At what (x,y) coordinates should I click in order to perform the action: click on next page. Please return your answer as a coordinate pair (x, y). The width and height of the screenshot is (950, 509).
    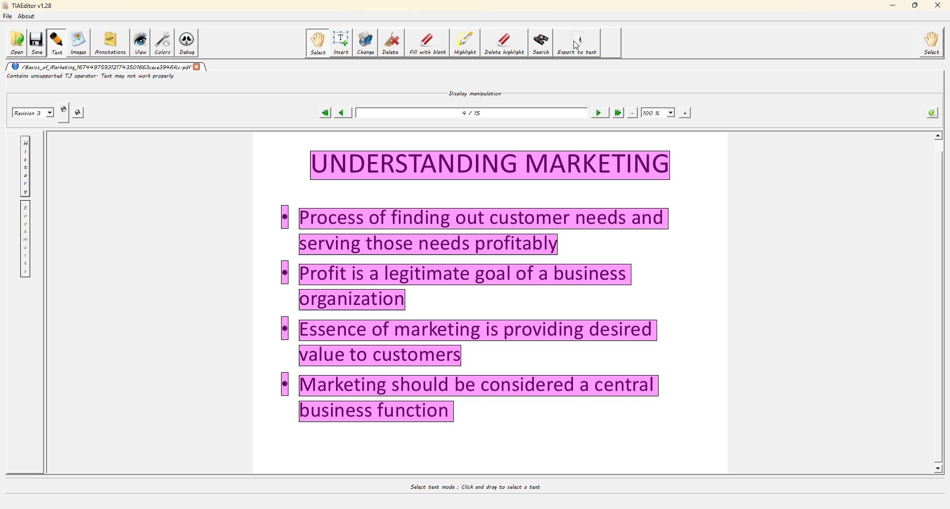
    Looking at the image, I should click on (597, 113).